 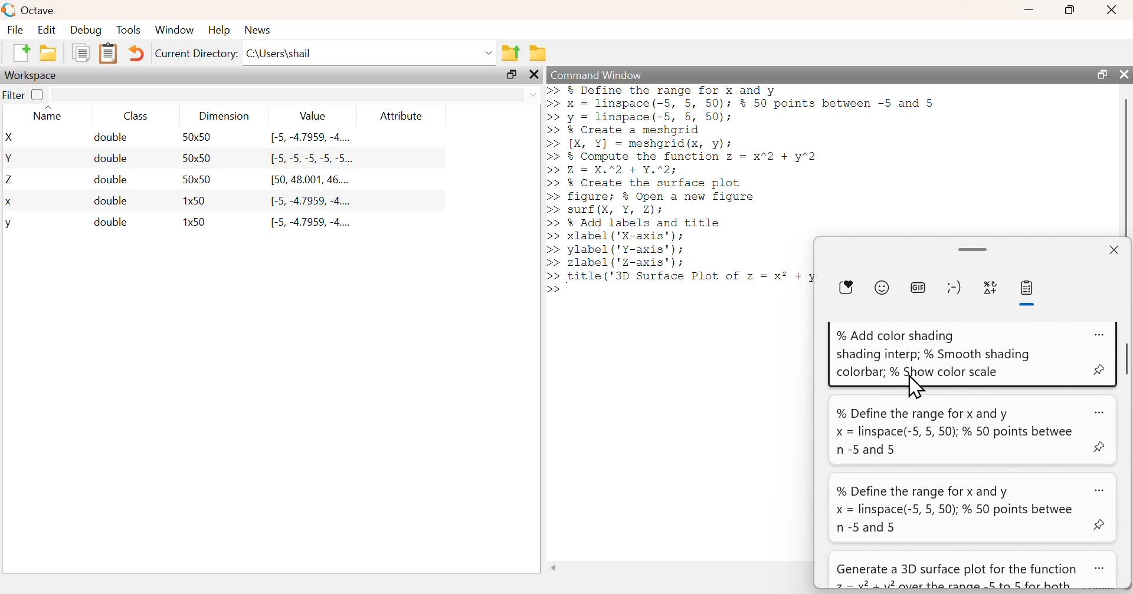 I want to click on Debug, so click(x=86, y=29).